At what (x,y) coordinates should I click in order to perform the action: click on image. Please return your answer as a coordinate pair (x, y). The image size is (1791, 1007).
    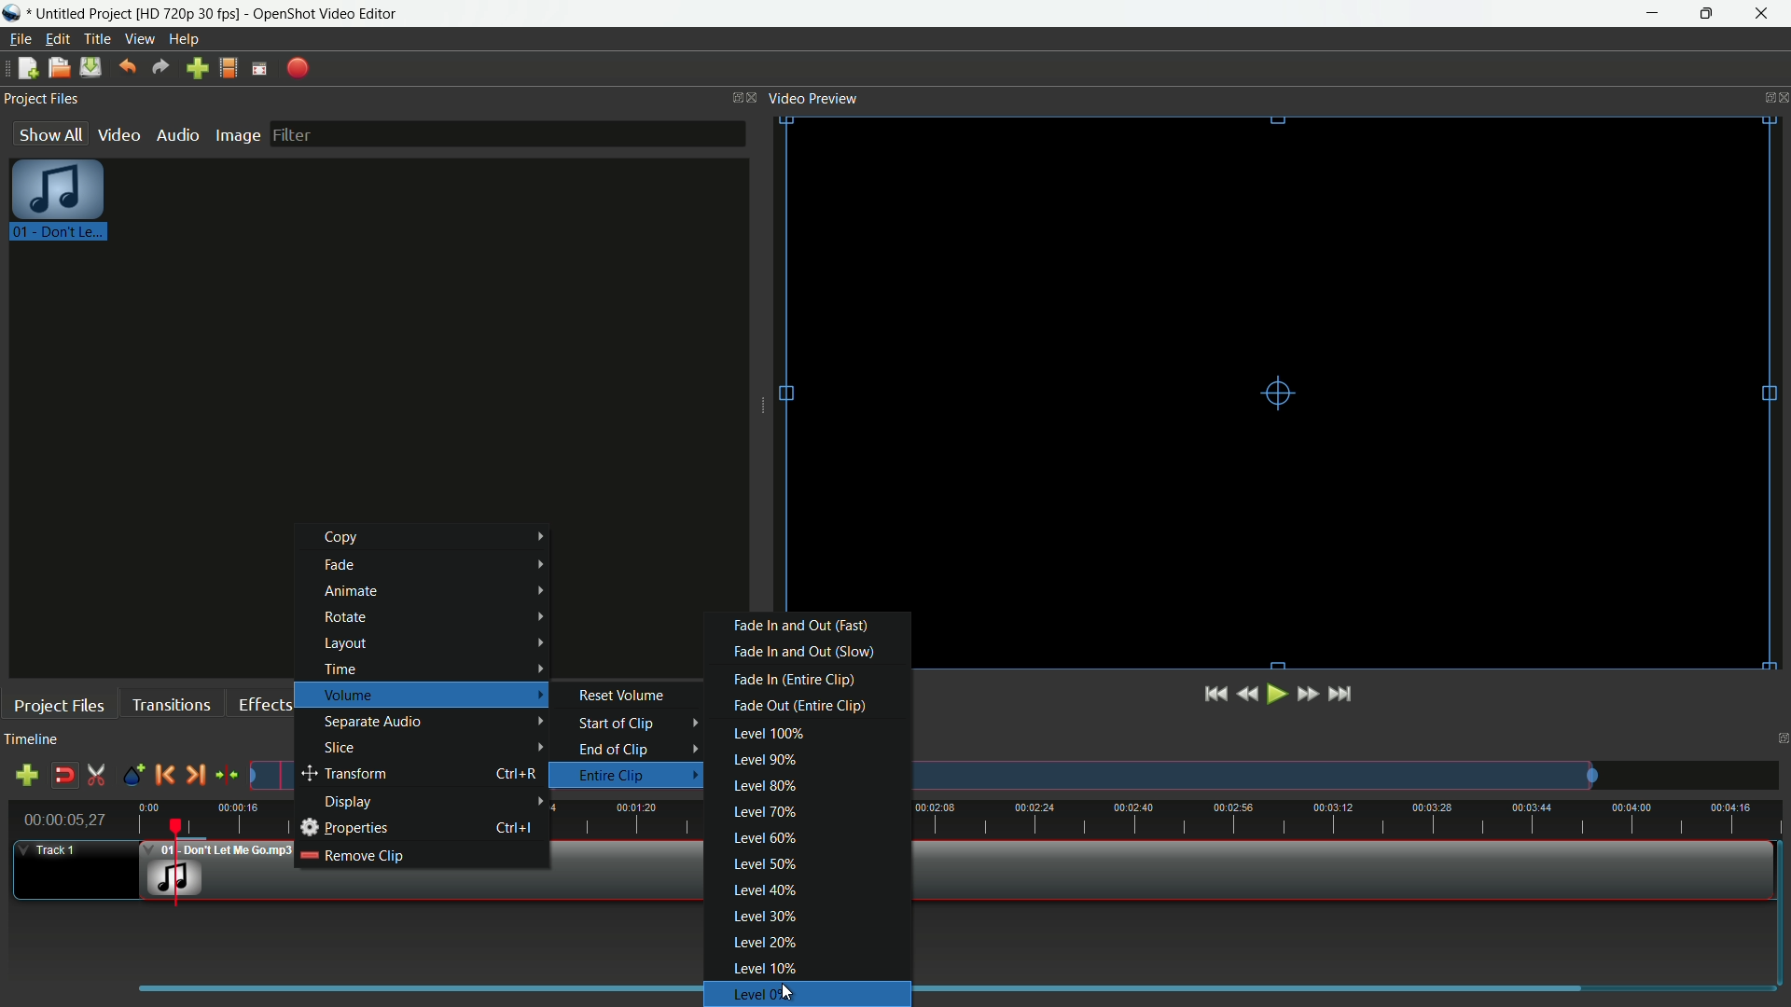
    Looking at the image, I should click on (238, 135).